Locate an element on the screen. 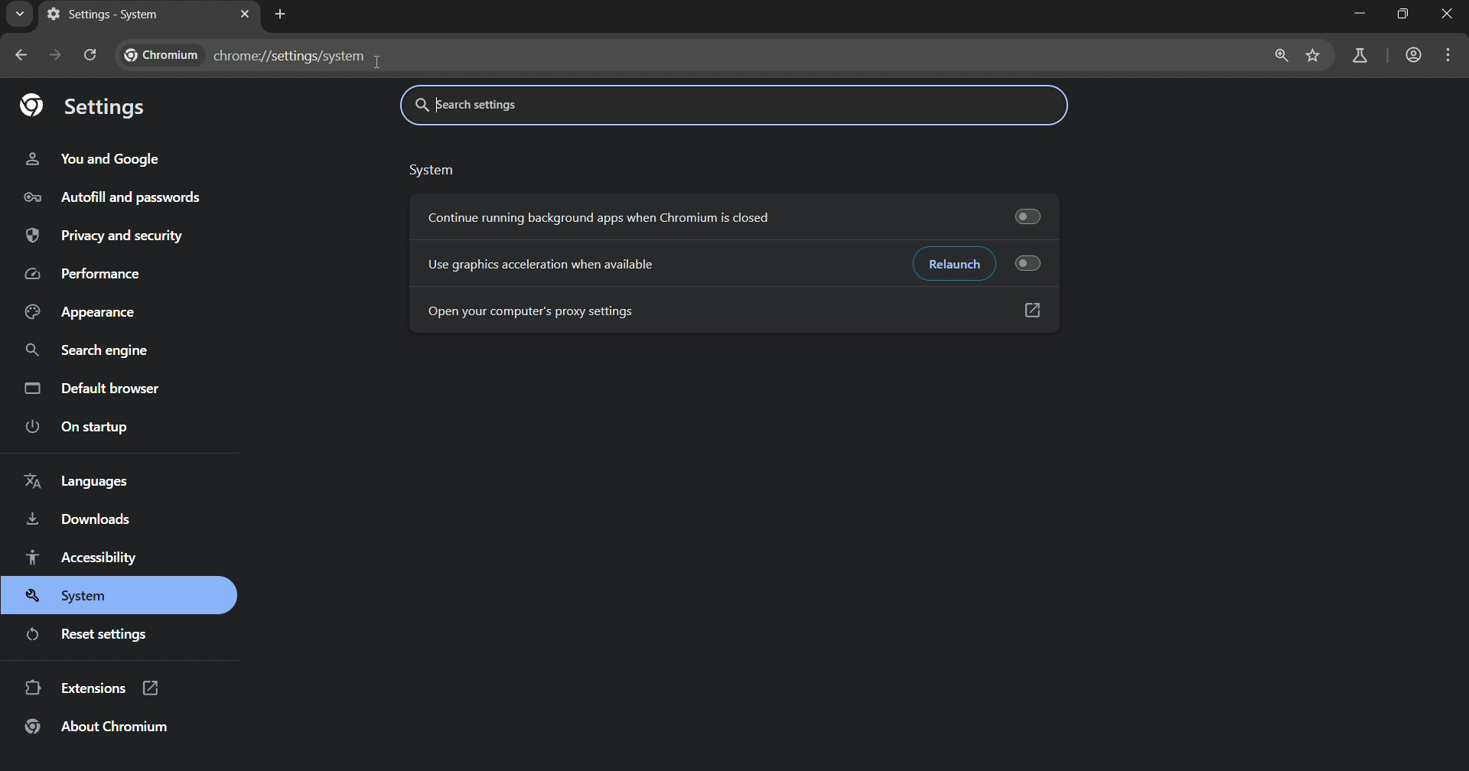  account is located at coordinates (1415, 57).